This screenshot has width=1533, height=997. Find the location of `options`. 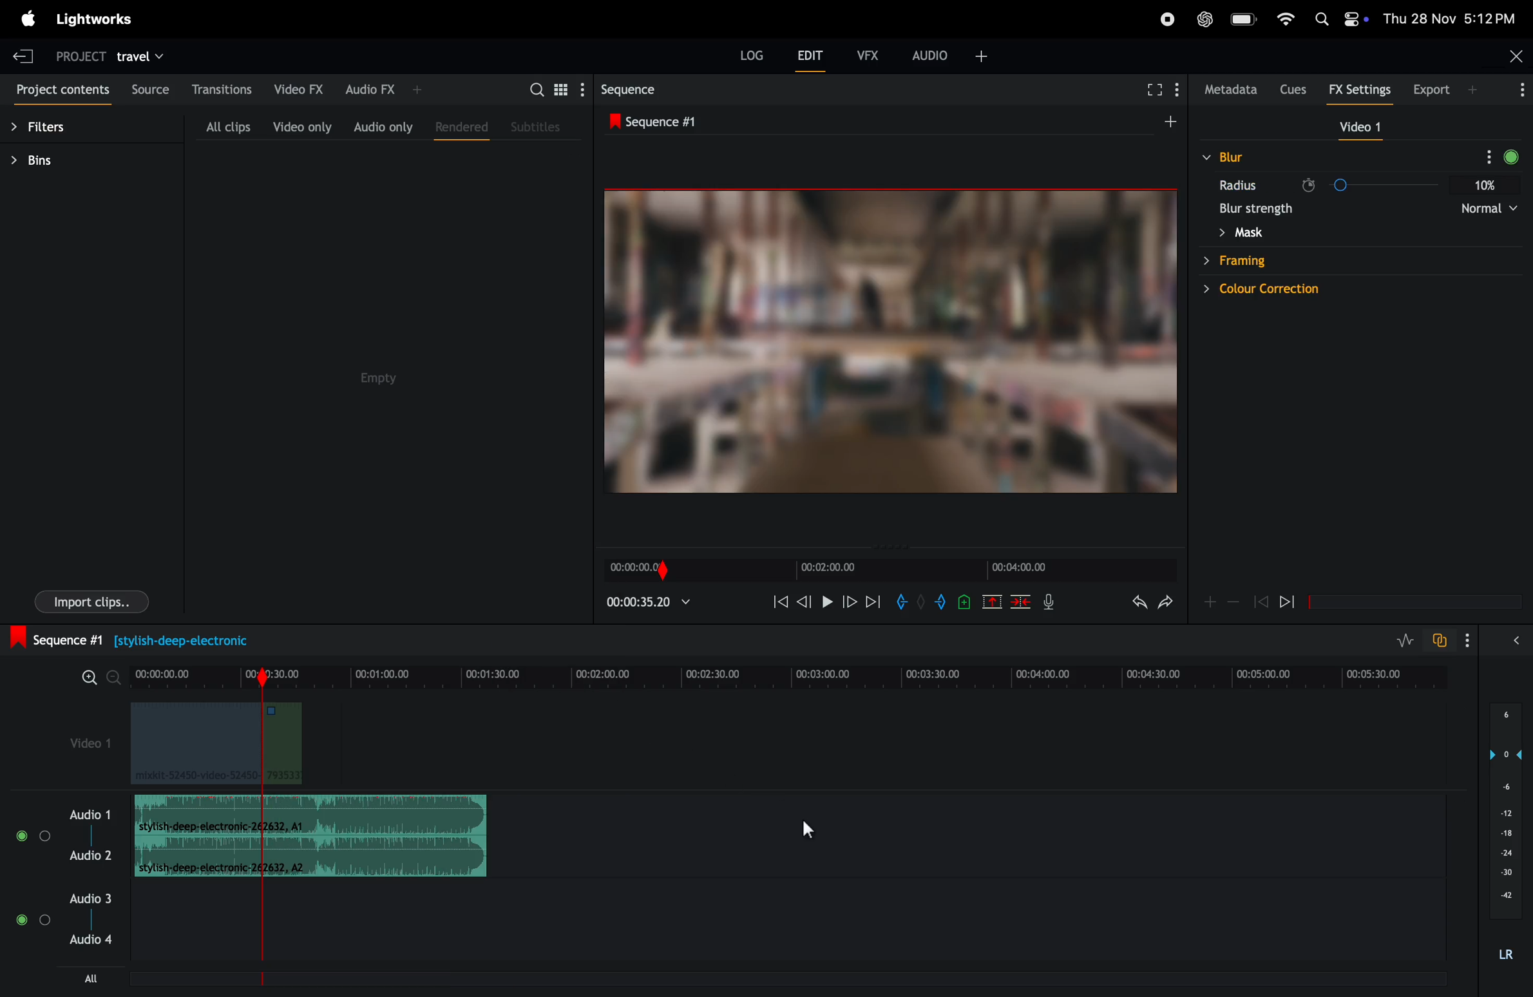

options is located at coordinates (1464, 640).